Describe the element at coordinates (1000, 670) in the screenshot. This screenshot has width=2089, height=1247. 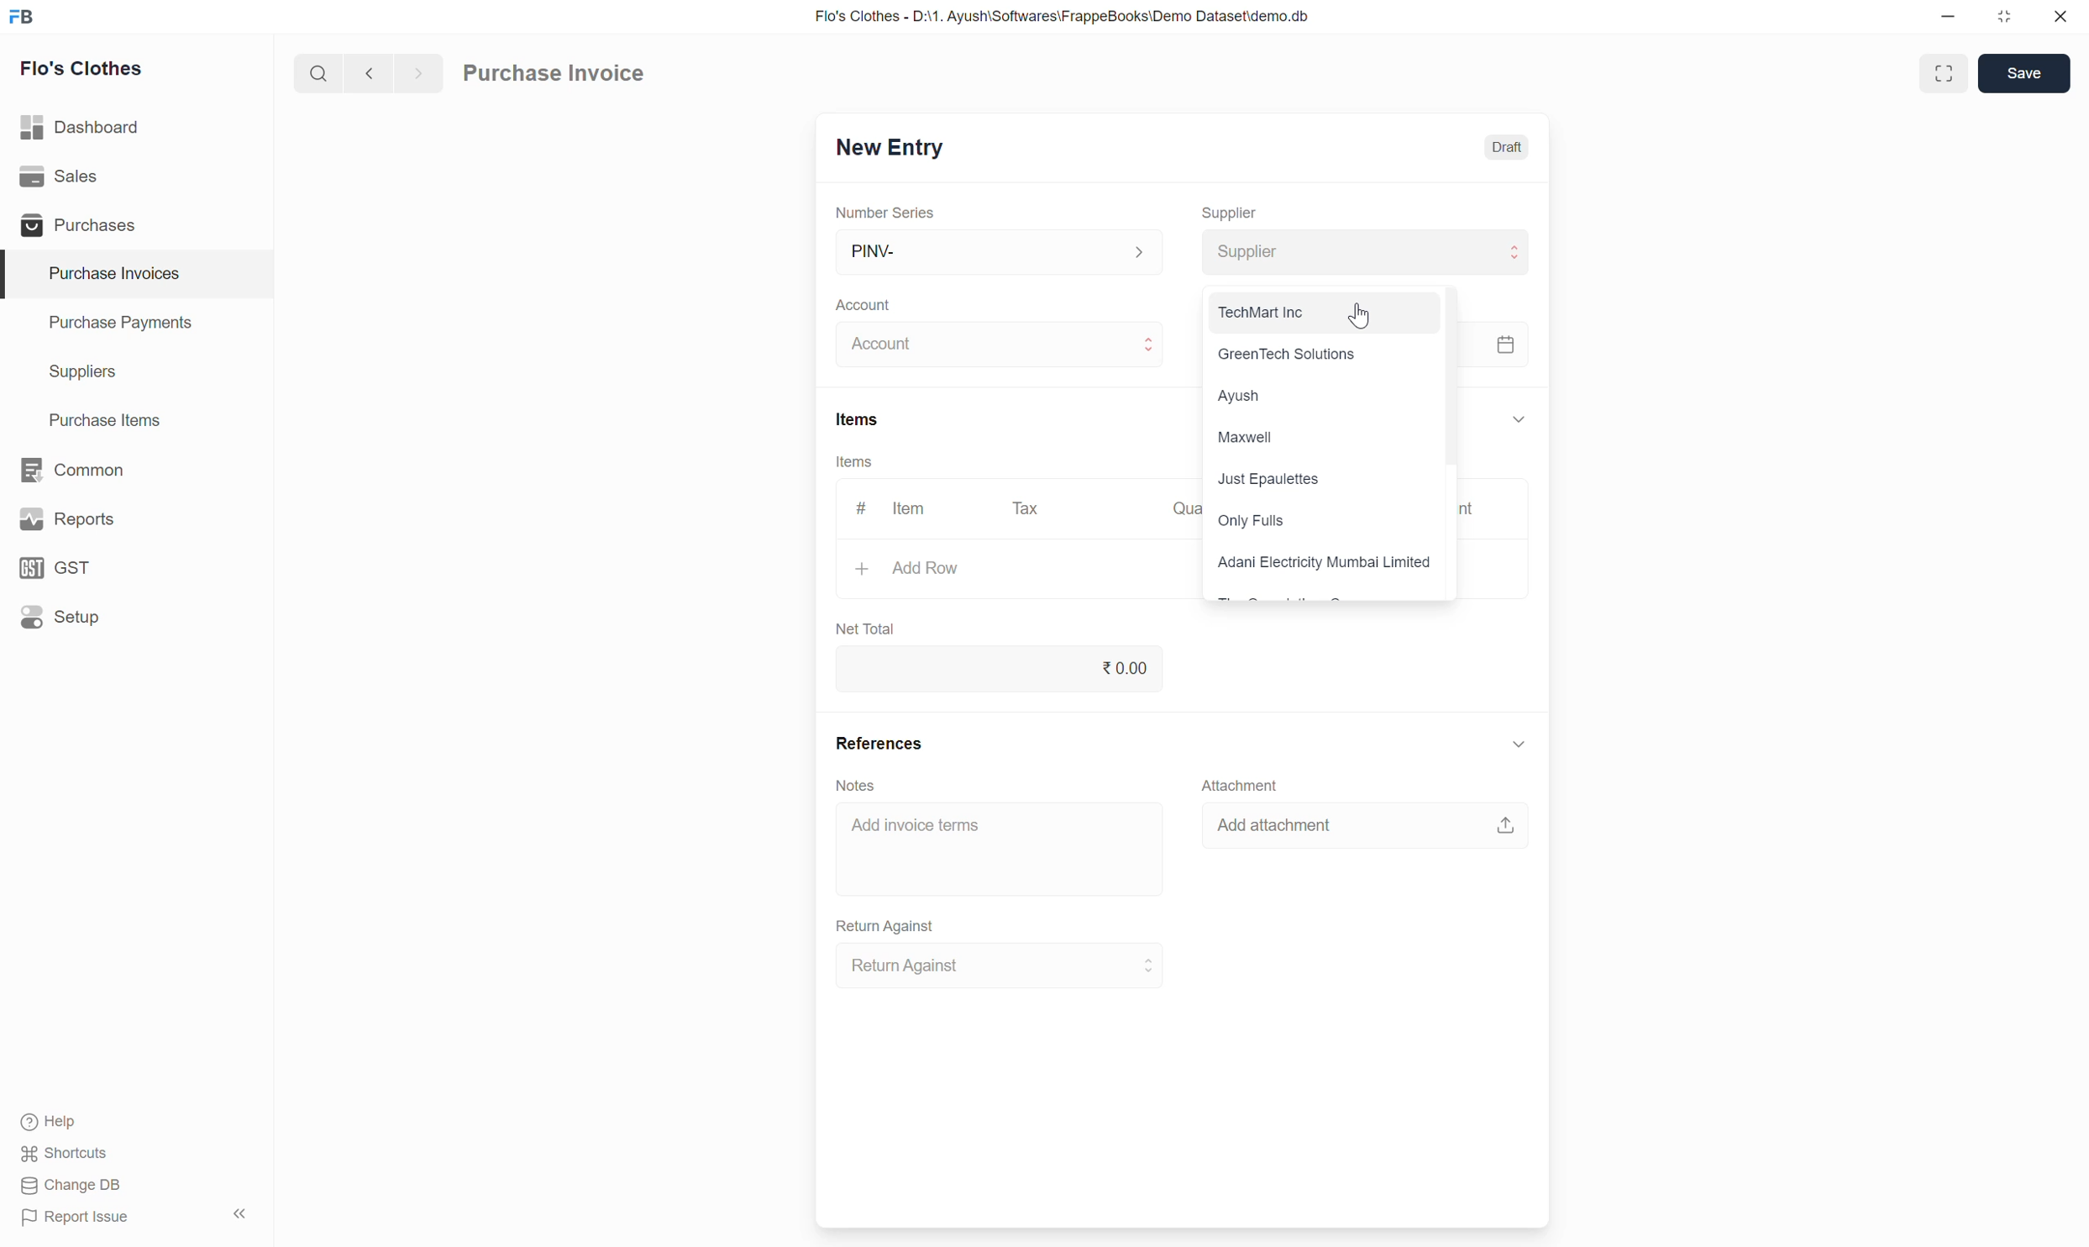
I see `0.00` at that location.